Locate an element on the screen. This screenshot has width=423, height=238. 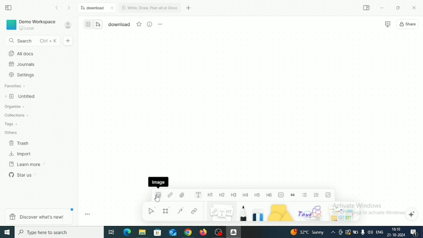
Toggle zoom tool bar is located at coordinates (88, 214).